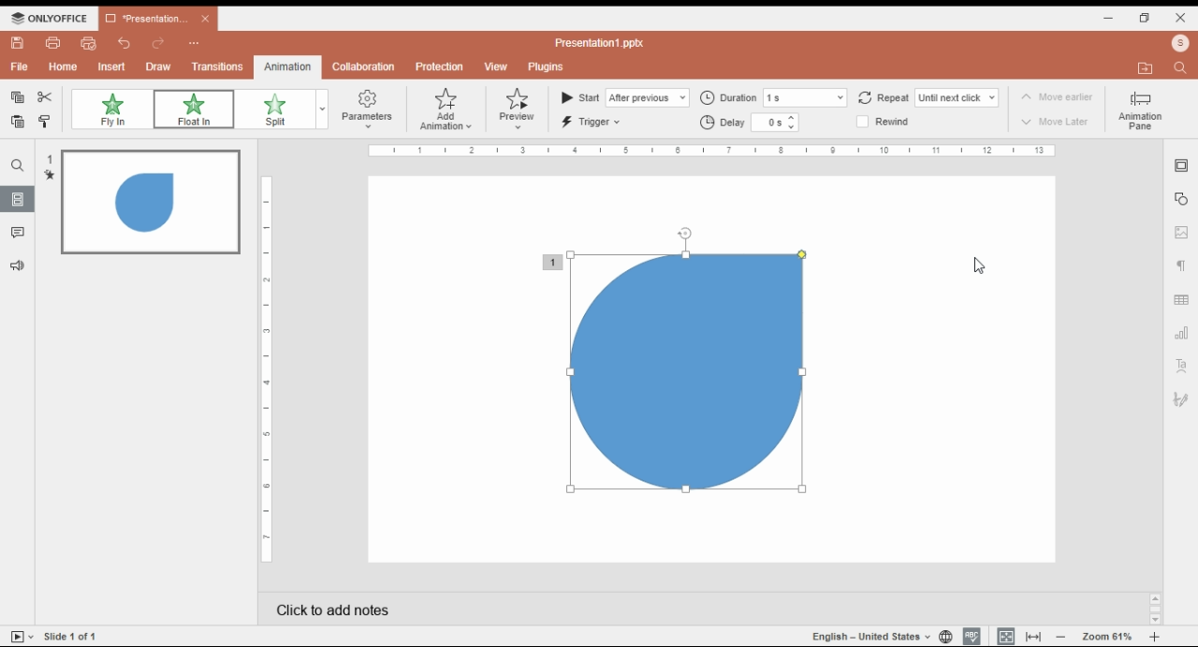 This screenshot has height=647, width=1198. I want to click on insert, so click(112, 66).